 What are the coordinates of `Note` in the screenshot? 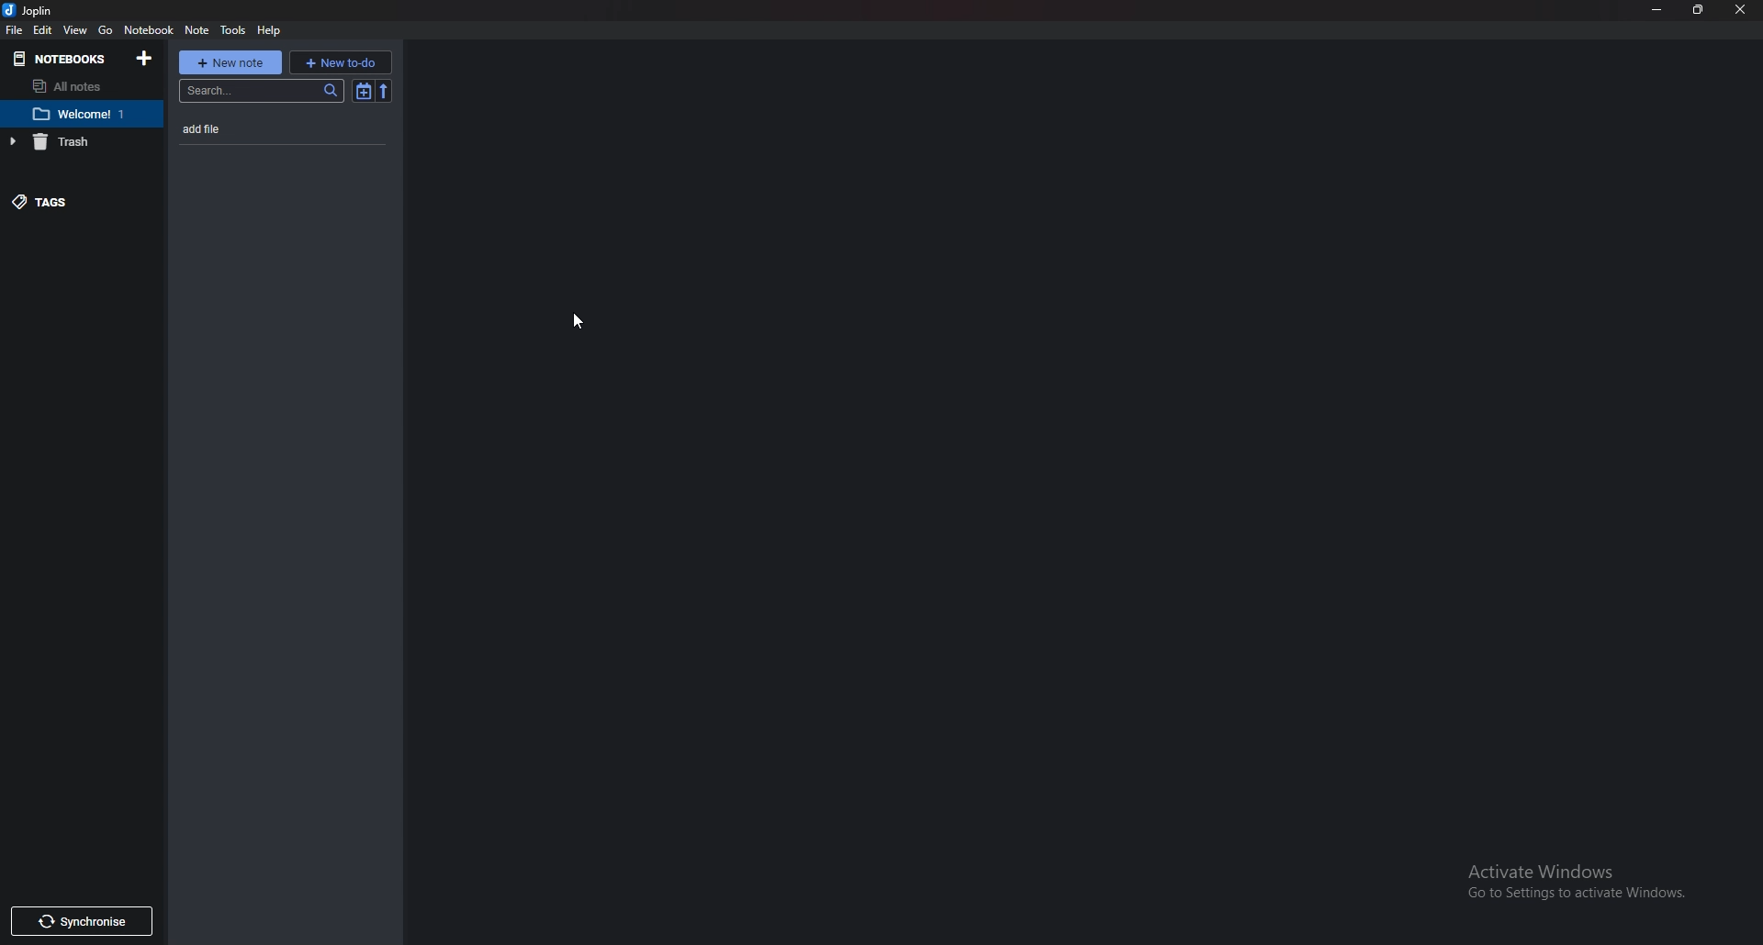 It's located at (264, 128).